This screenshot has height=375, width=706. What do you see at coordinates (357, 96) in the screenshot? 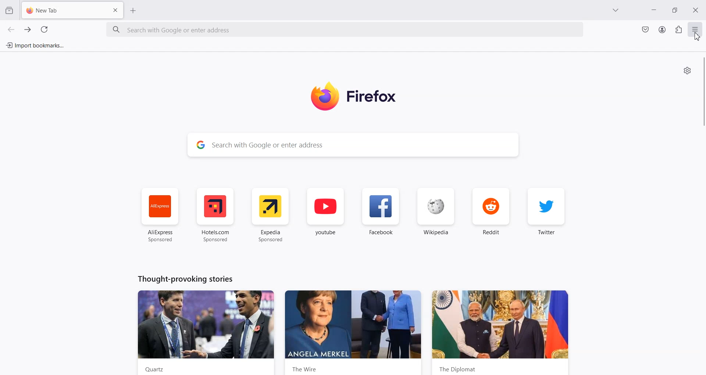
I see `Firefox logo` at bounding box center [357, 96].